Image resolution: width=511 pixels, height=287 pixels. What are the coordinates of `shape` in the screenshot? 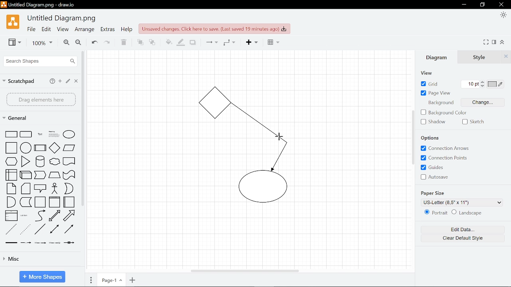 It's located at (41, 148).